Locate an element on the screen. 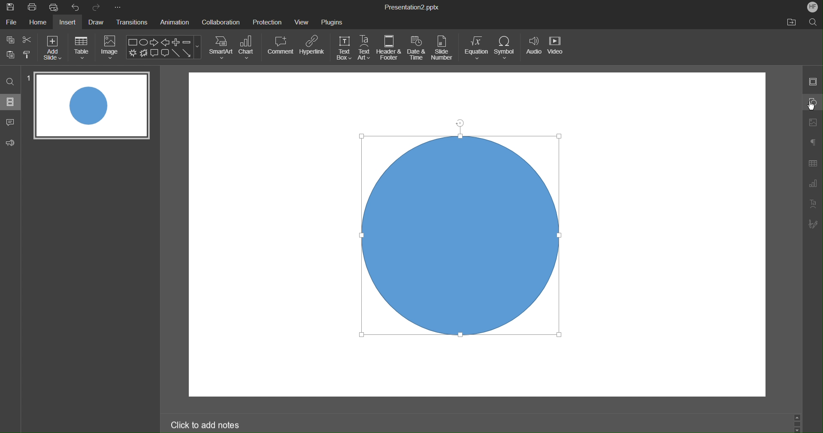 The width and height of the screenshot is (823, 433). Sildes is located at coordinates (11, 102).